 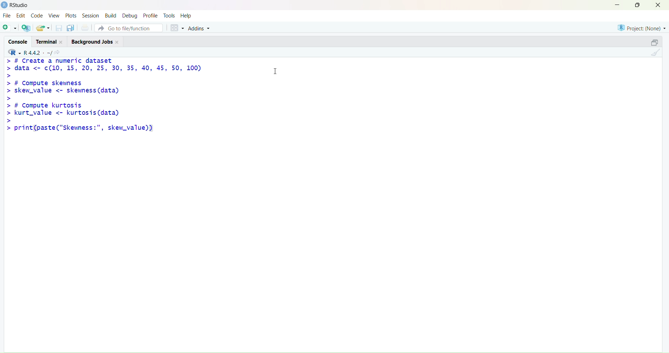 What do you see at coordinates (58, 29) in the screenshot?
I see `Save current document (Ctrl + S)` at bounding box center [58, 29].